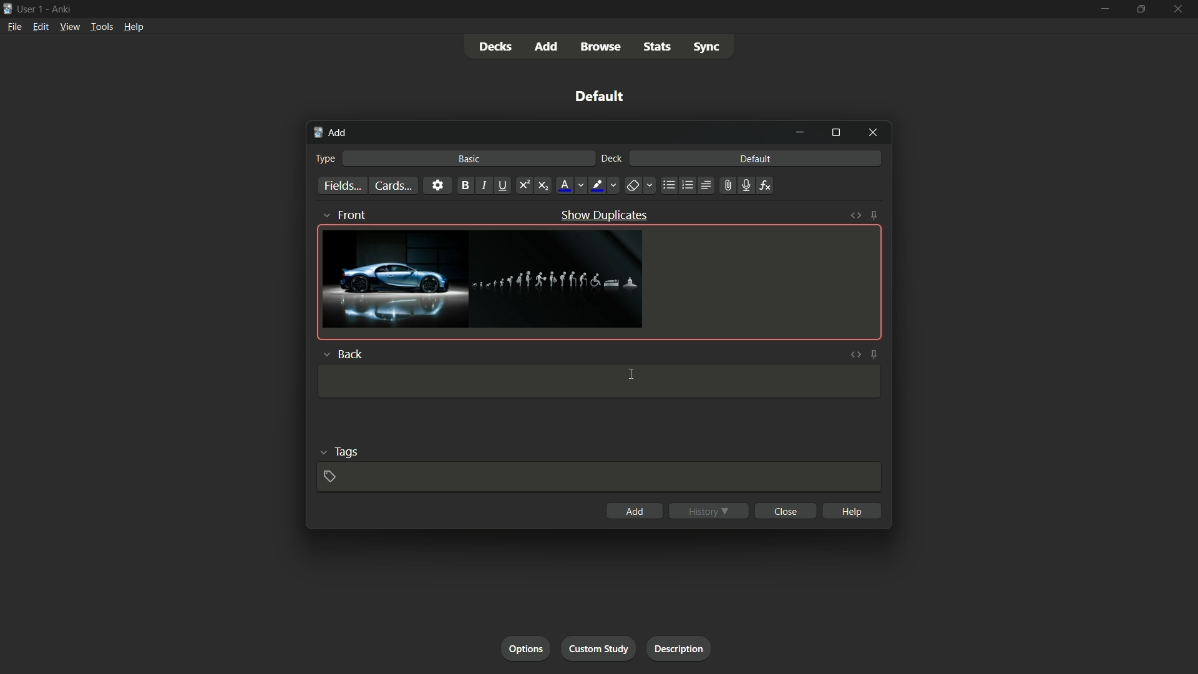 The image size is (1198, 674). Describe the element at coordinates (42, 26) in the screenshot. I see `edit menu` at that location.